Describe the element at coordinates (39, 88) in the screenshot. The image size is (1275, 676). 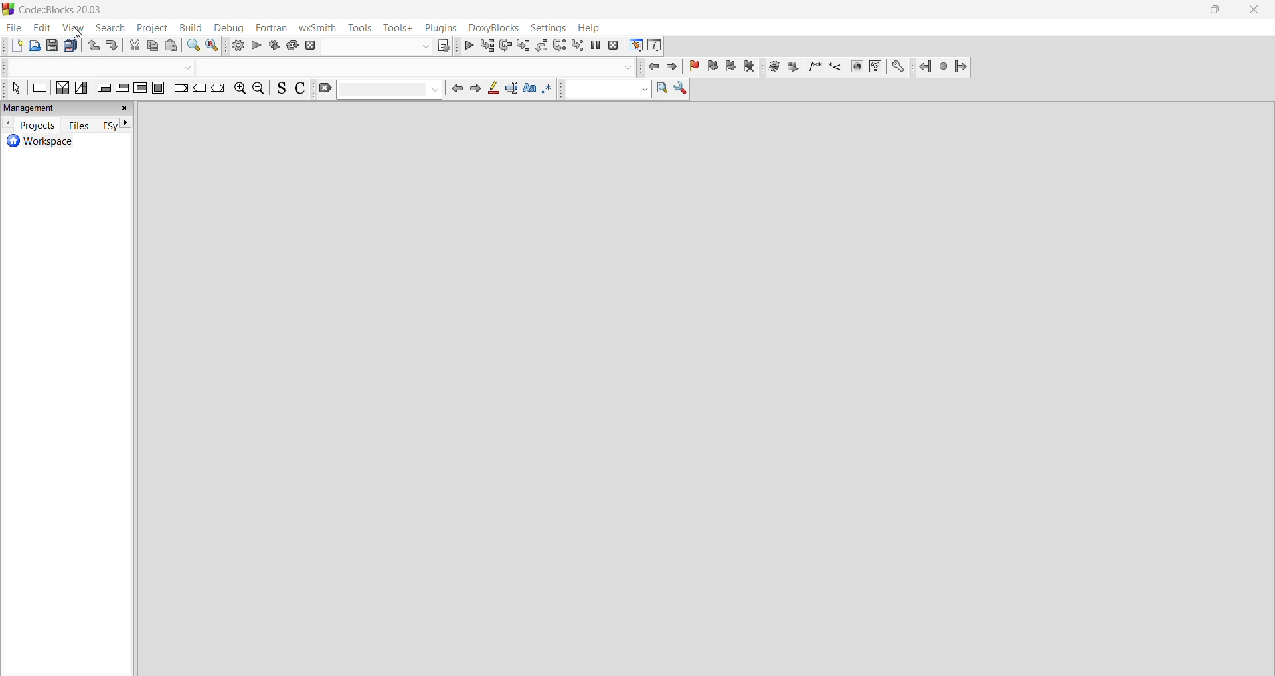
I see `instruction` at that location.